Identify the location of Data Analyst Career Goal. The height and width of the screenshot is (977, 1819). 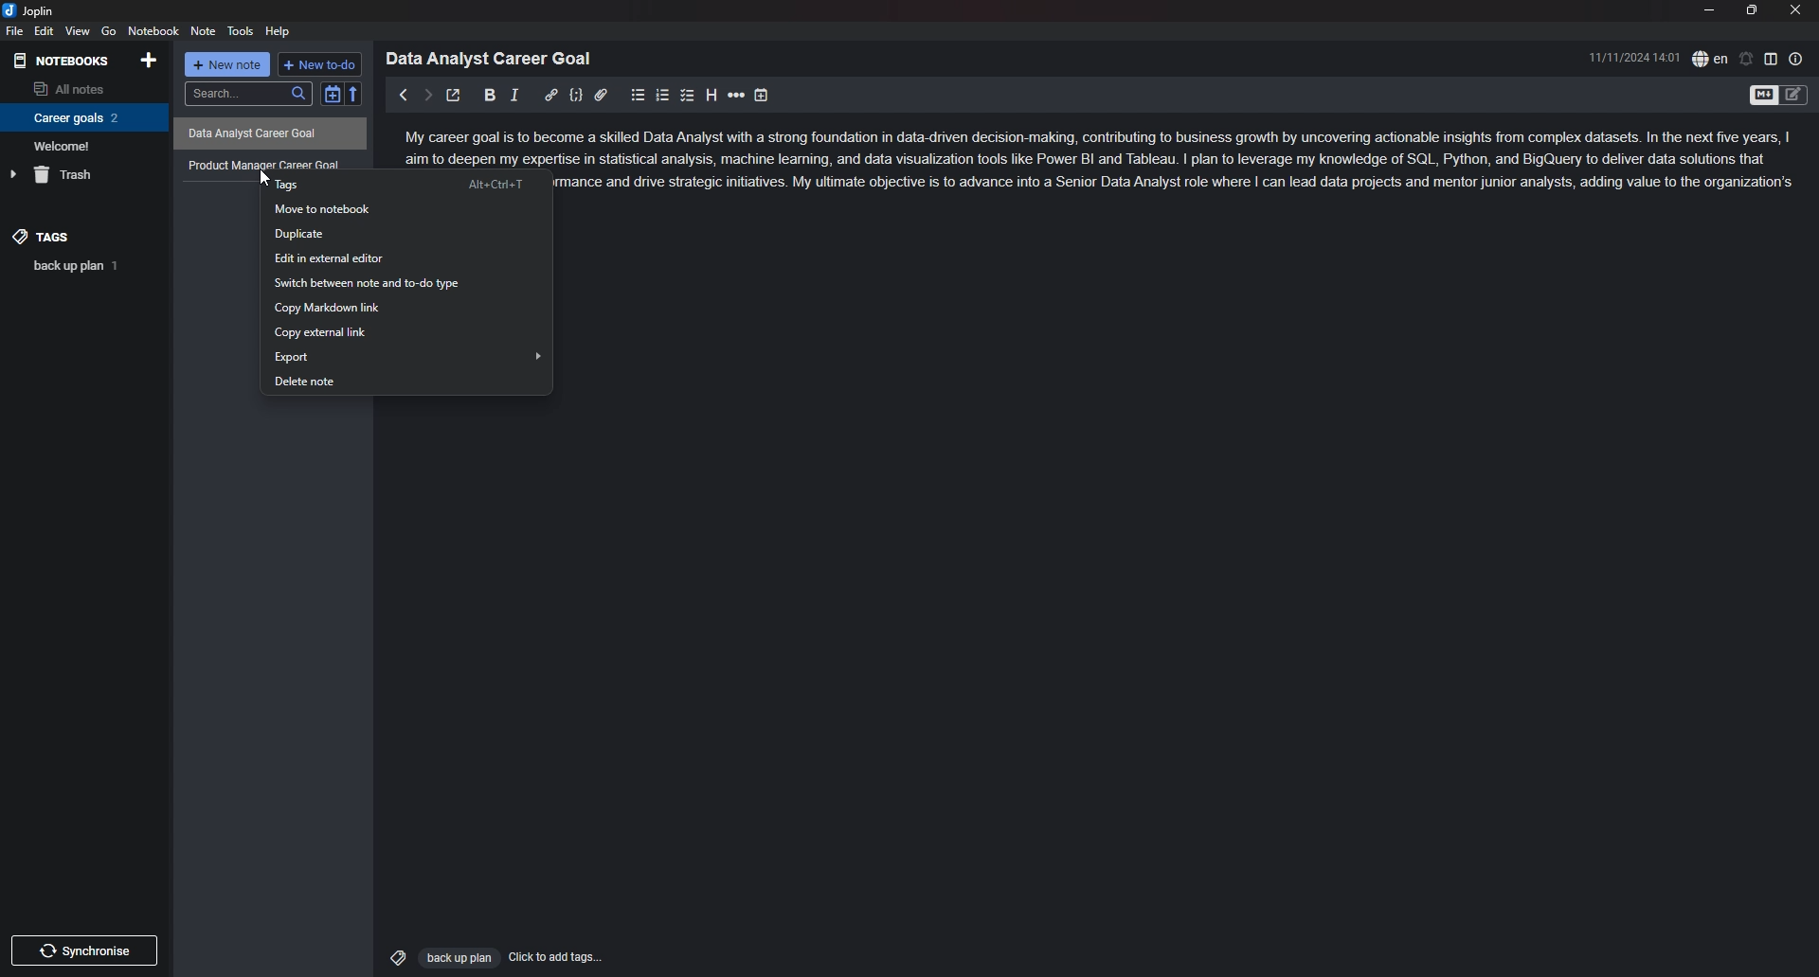
(269, 134).